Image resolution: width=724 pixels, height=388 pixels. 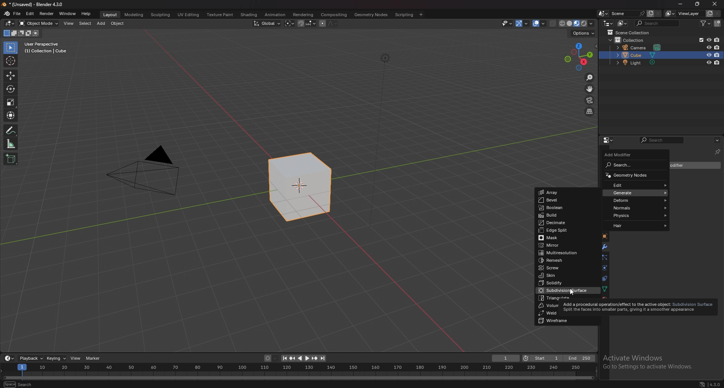 What do you see at coordinates (188, 14) in the screenshot?
I see `uv editing` at bounding box center [188, 14].